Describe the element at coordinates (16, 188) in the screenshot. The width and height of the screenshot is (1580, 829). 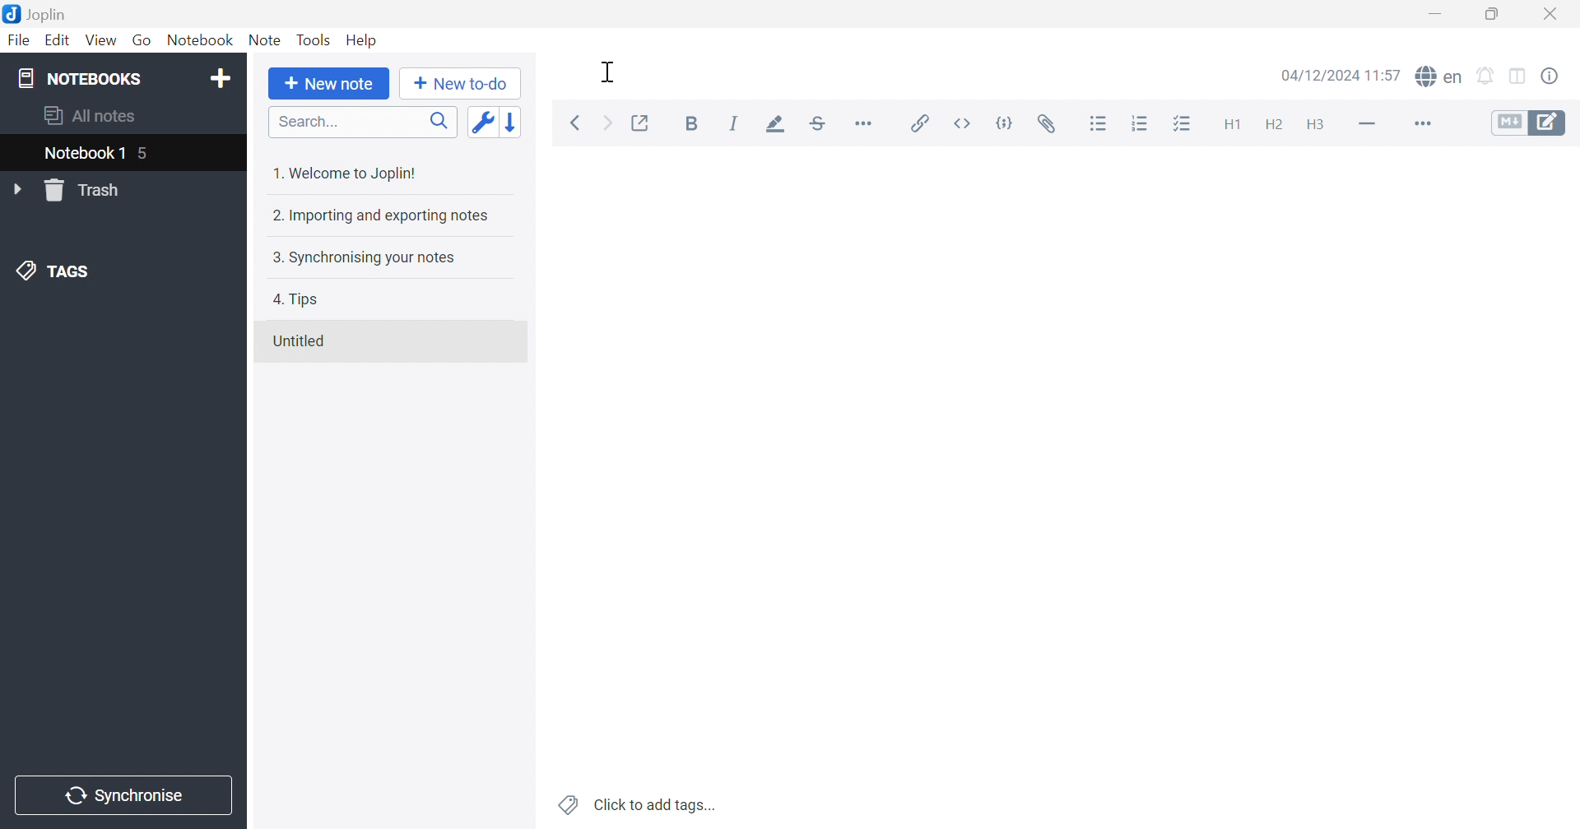
I see `Drop Down` at that location.